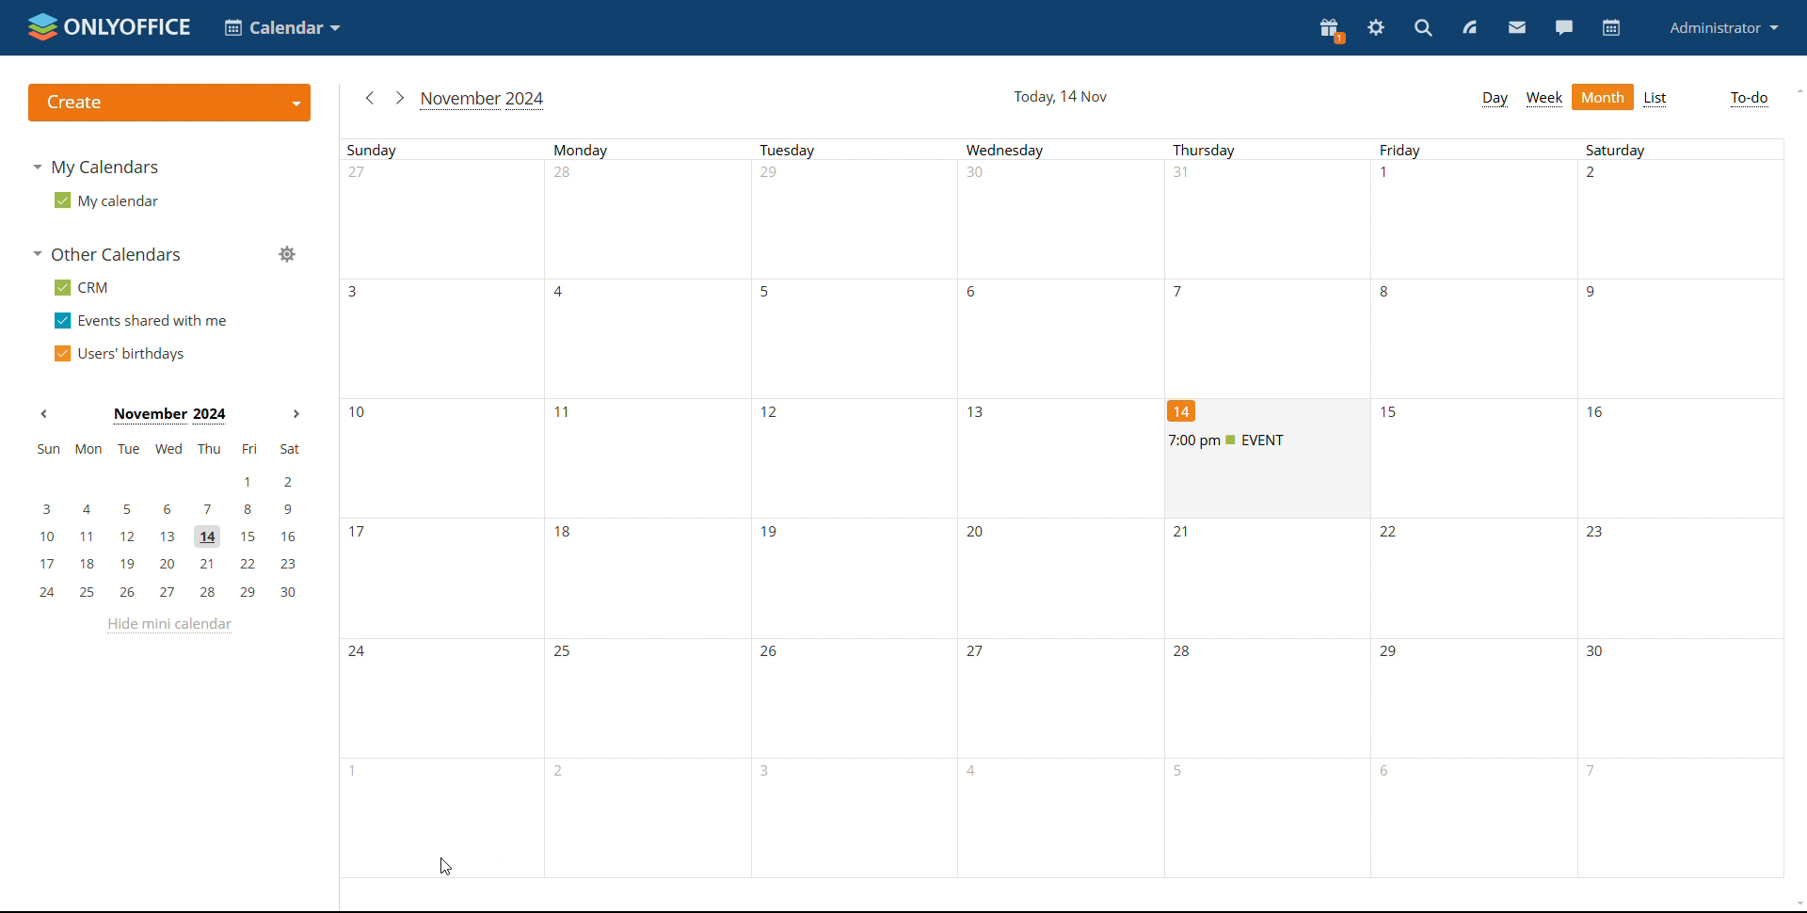  What do you see at coordinates (104, 200) in the screenshot?
I see `my calendar` at bounding box center [104, 200].